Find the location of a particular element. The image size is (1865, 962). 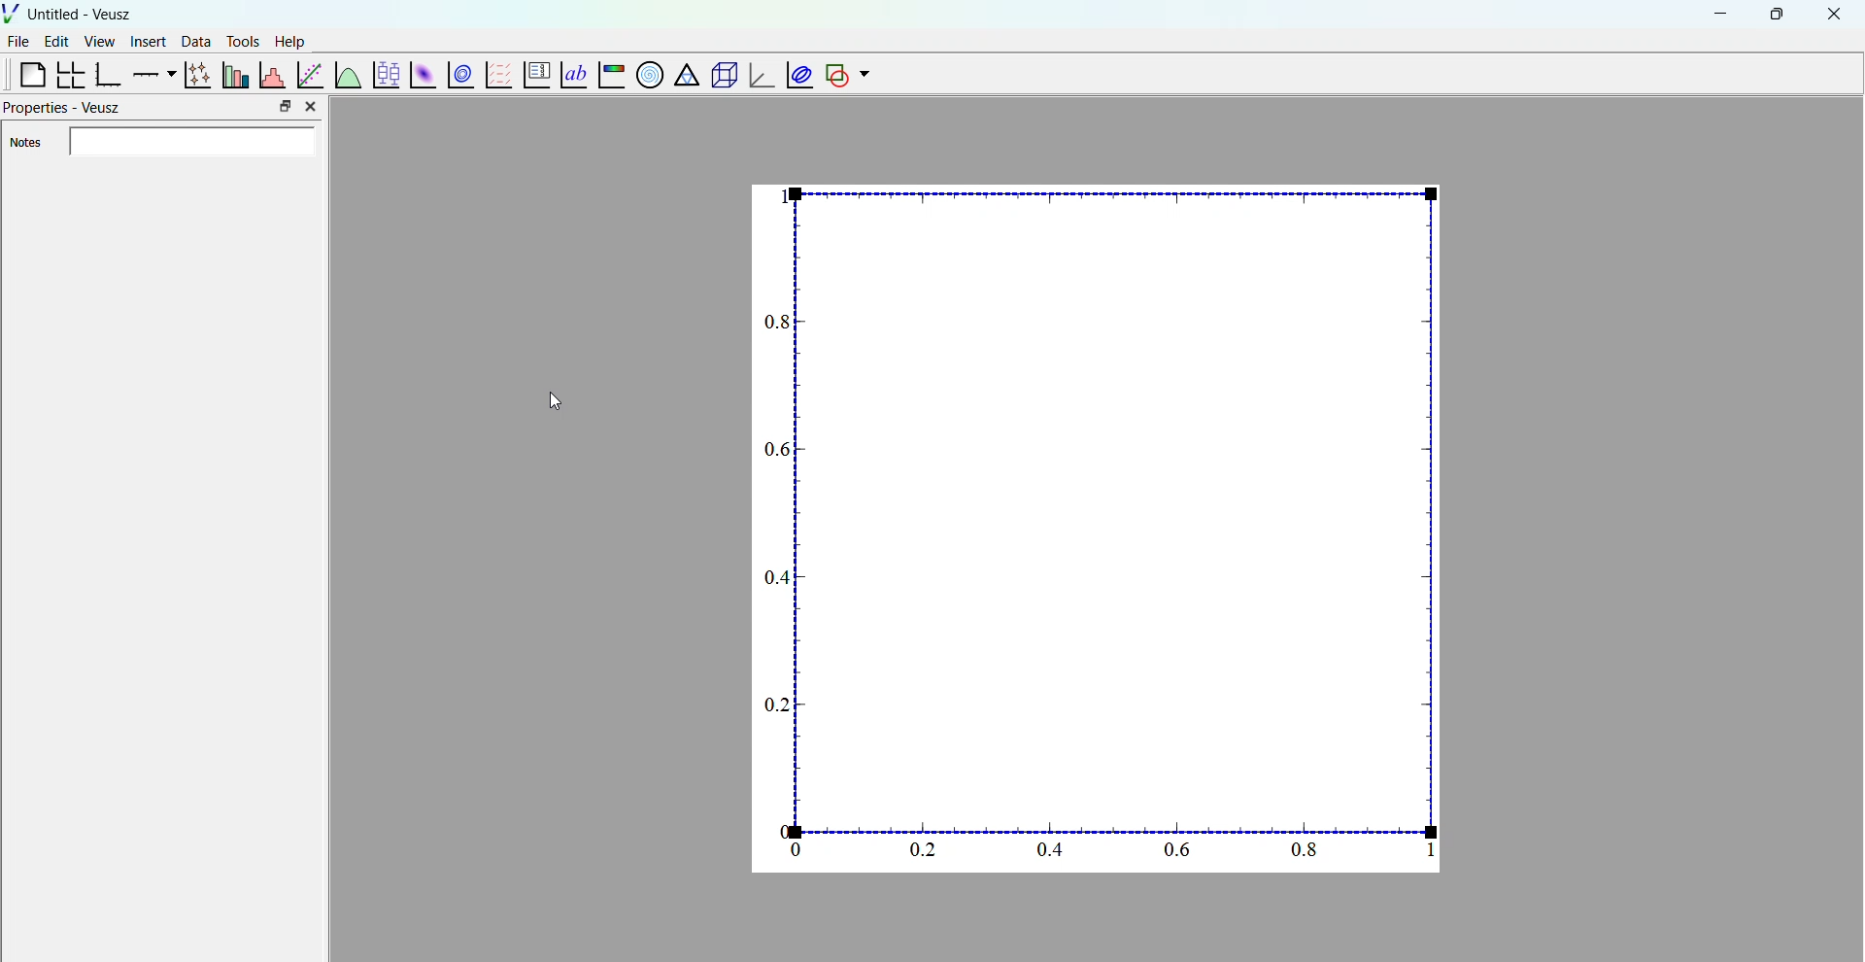

0.4 is located at coordinates (777, 576).